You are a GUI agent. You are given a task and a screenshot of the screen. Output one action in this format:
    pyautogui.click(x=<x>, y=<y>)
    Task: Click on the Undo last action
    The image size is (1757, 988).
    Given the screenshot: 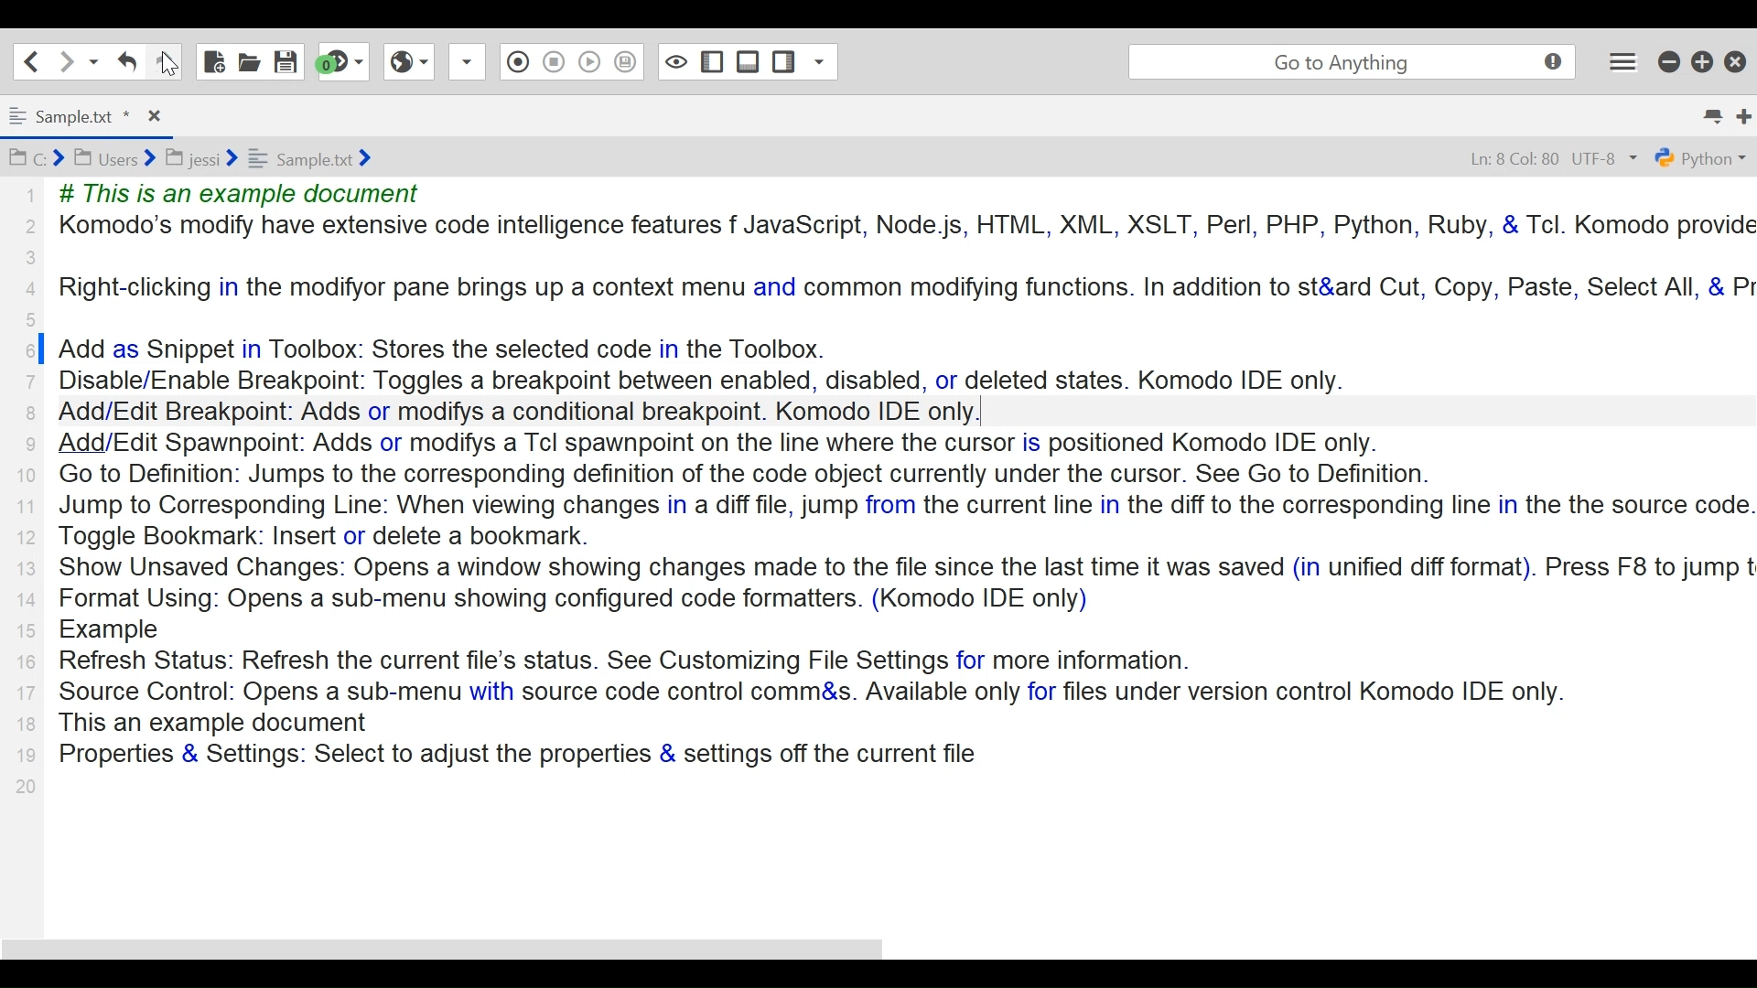 What is the action you would take?
    pyautogui.click(x=127, y=61)
    